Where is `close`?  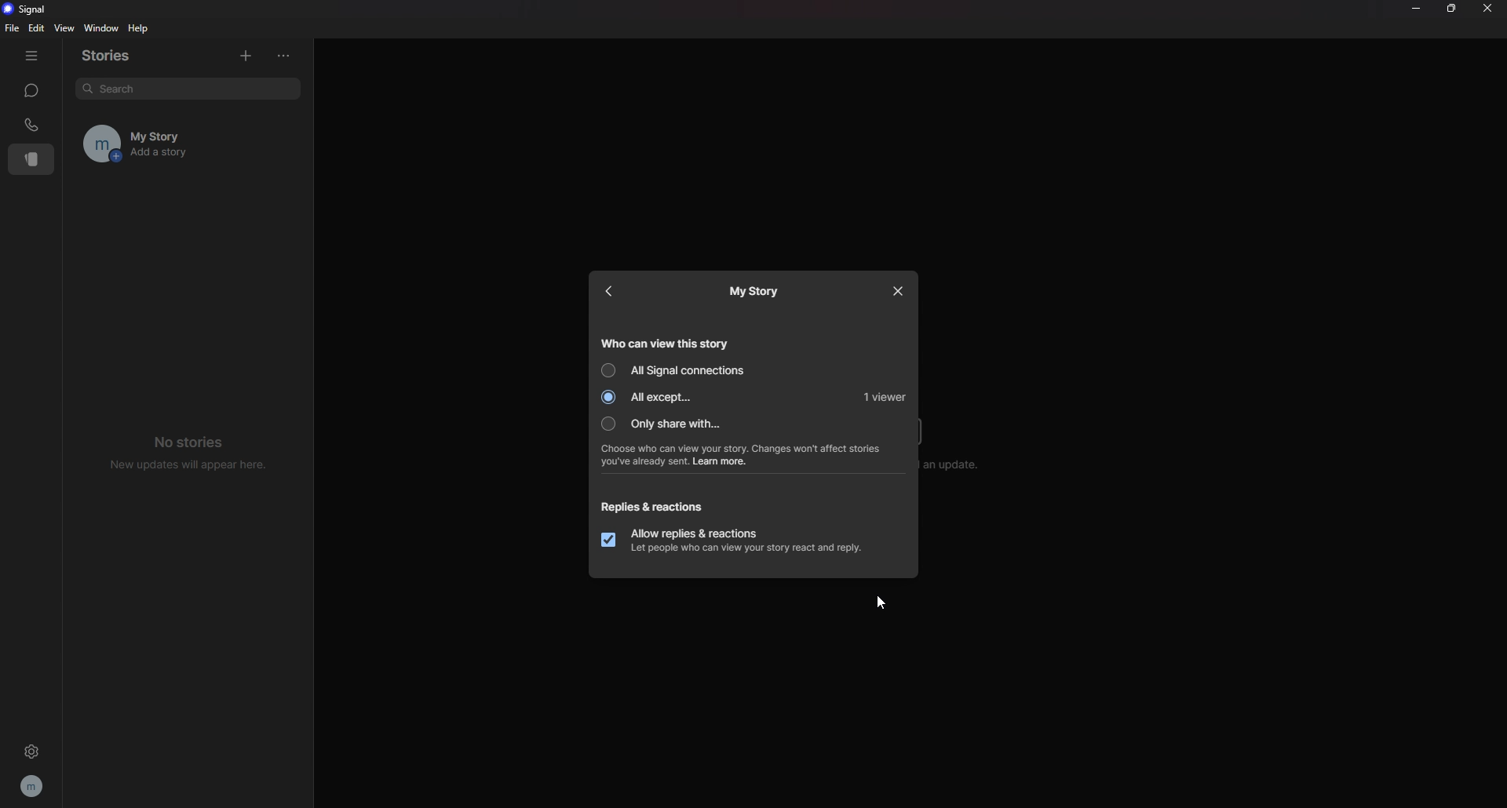 close is located at coordinates (896, 289).